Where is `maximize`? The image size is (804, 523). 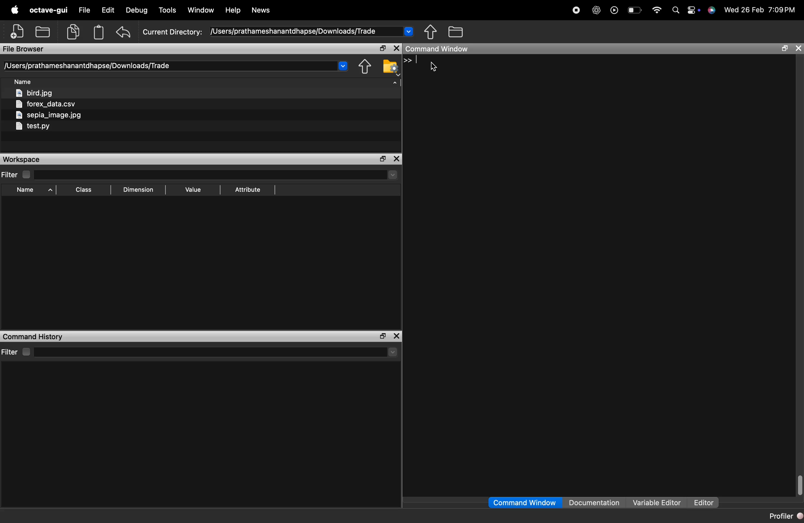 maximize is located at coordinates (383, 159).